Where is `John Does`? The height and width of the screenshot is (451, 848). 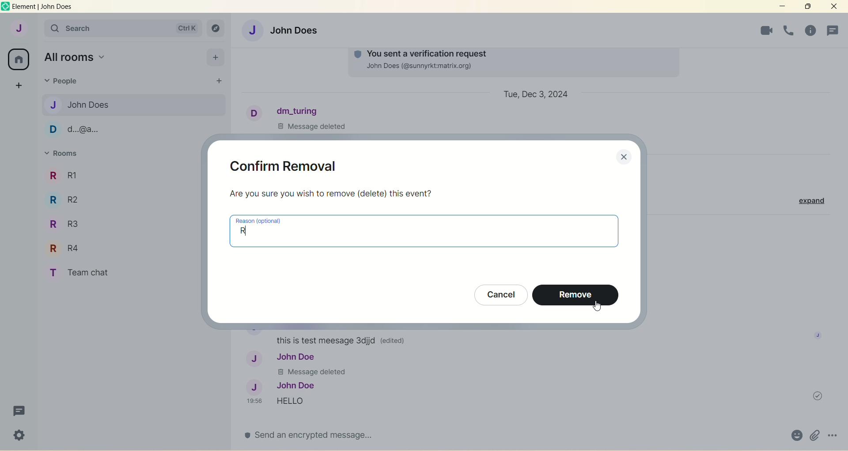 John Does is located at coordinates (290, 33).